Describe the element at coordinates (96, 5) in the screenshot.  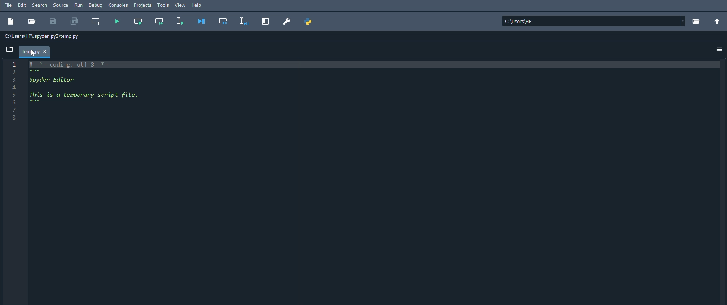
I see `Debug` at that location.